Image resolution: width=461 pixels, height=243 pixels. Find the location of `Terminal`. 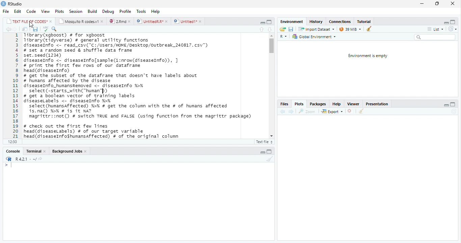

Terminal is located at coordinates (35, 152).